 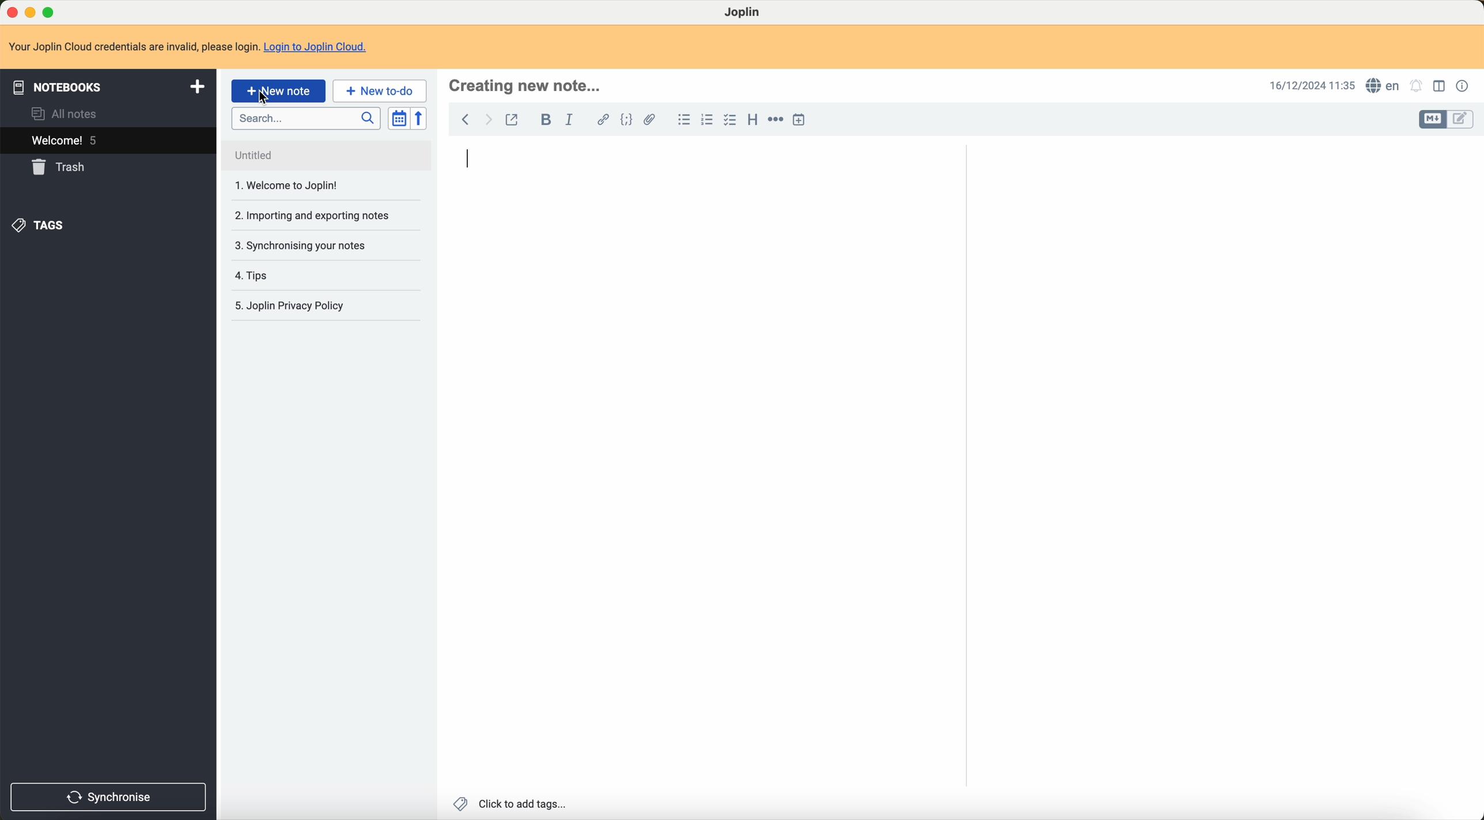 I want to click on toggle editor, so click(x=1429, y=119).